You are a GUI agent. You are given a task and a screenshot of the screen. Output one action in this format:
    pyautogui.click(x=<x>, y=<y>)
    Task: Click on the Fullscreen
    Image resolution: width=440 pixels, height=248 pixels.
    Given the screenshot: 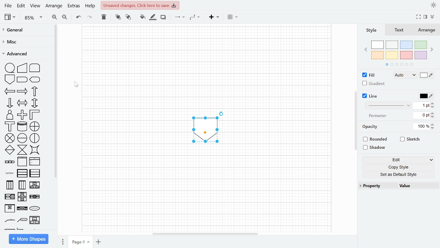 What is the action you would take?
    pyautogui.click(x=418, y=17)
    